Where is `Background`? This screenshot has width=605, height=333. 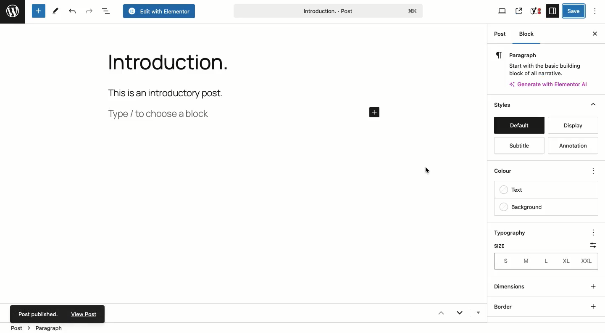
Background is located at coordinates (521, 207).